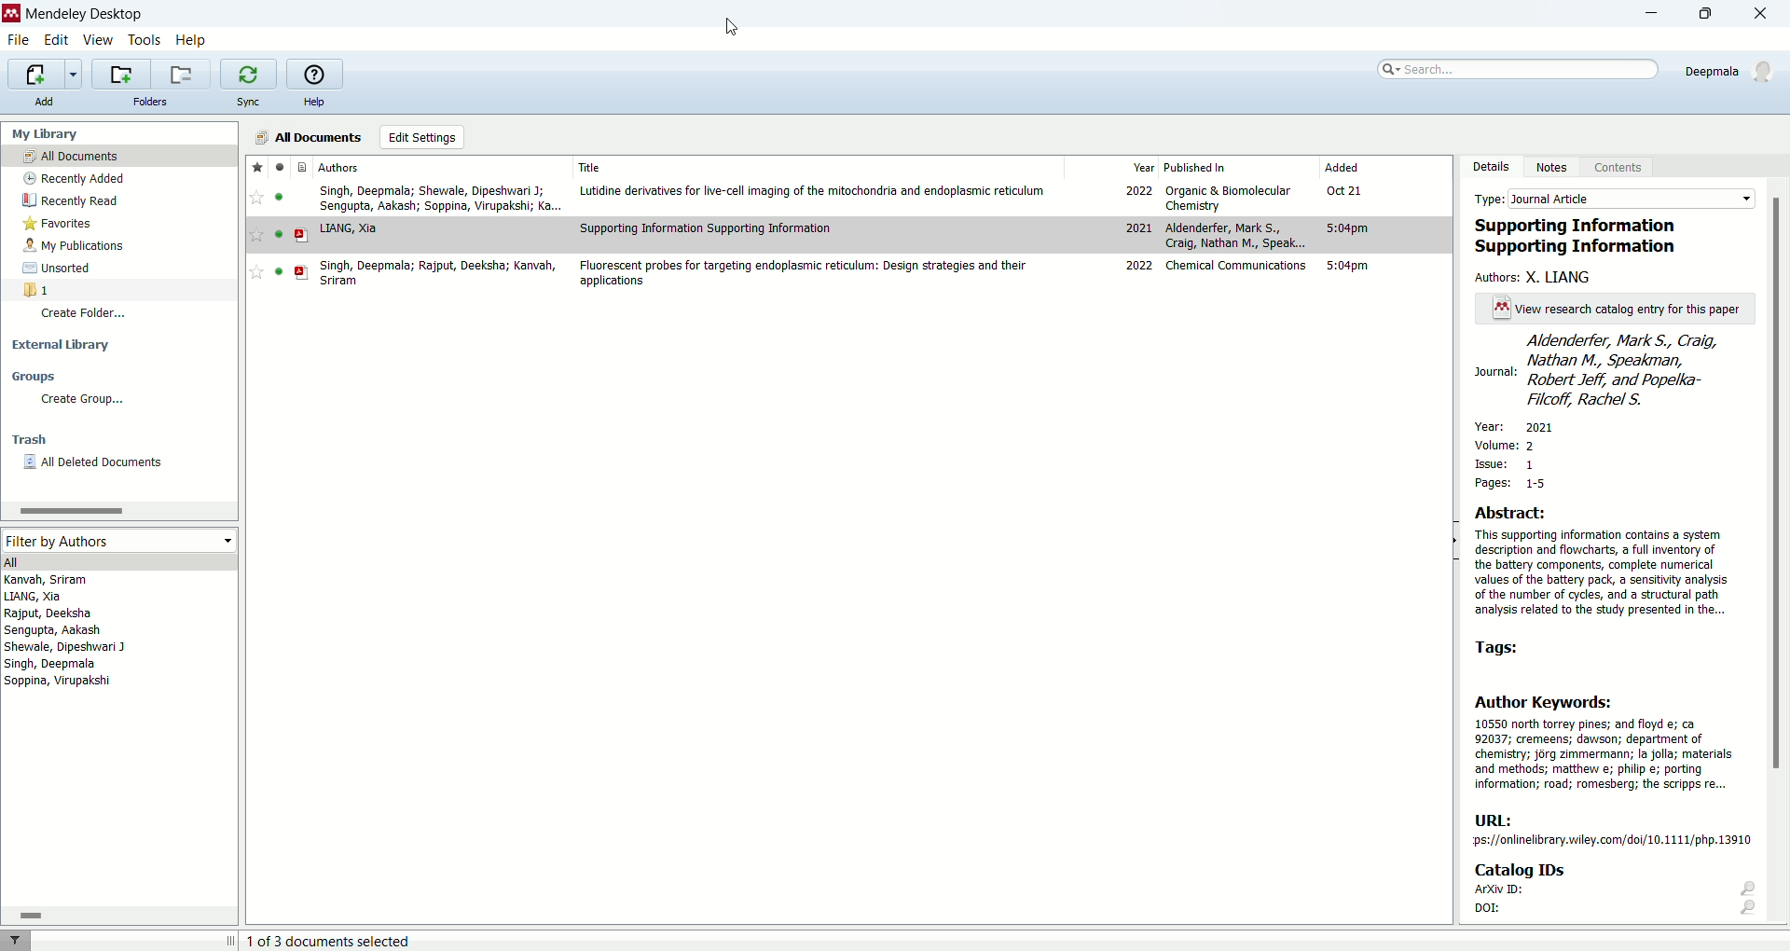 The height and width of the screenshot is (951, 1790). I want to click on type: journal article, so click(1610, 198).